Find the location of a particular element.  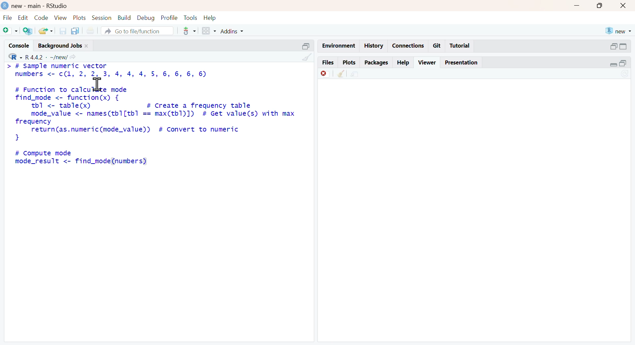

console is located at coordinates (19, 46).